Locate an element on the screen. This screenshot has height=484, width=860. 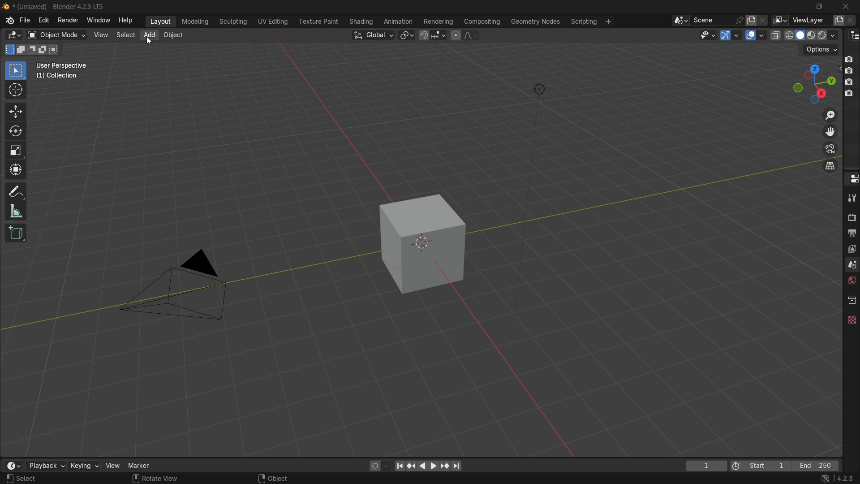
scripting menu is located at coordinates (583, 22).